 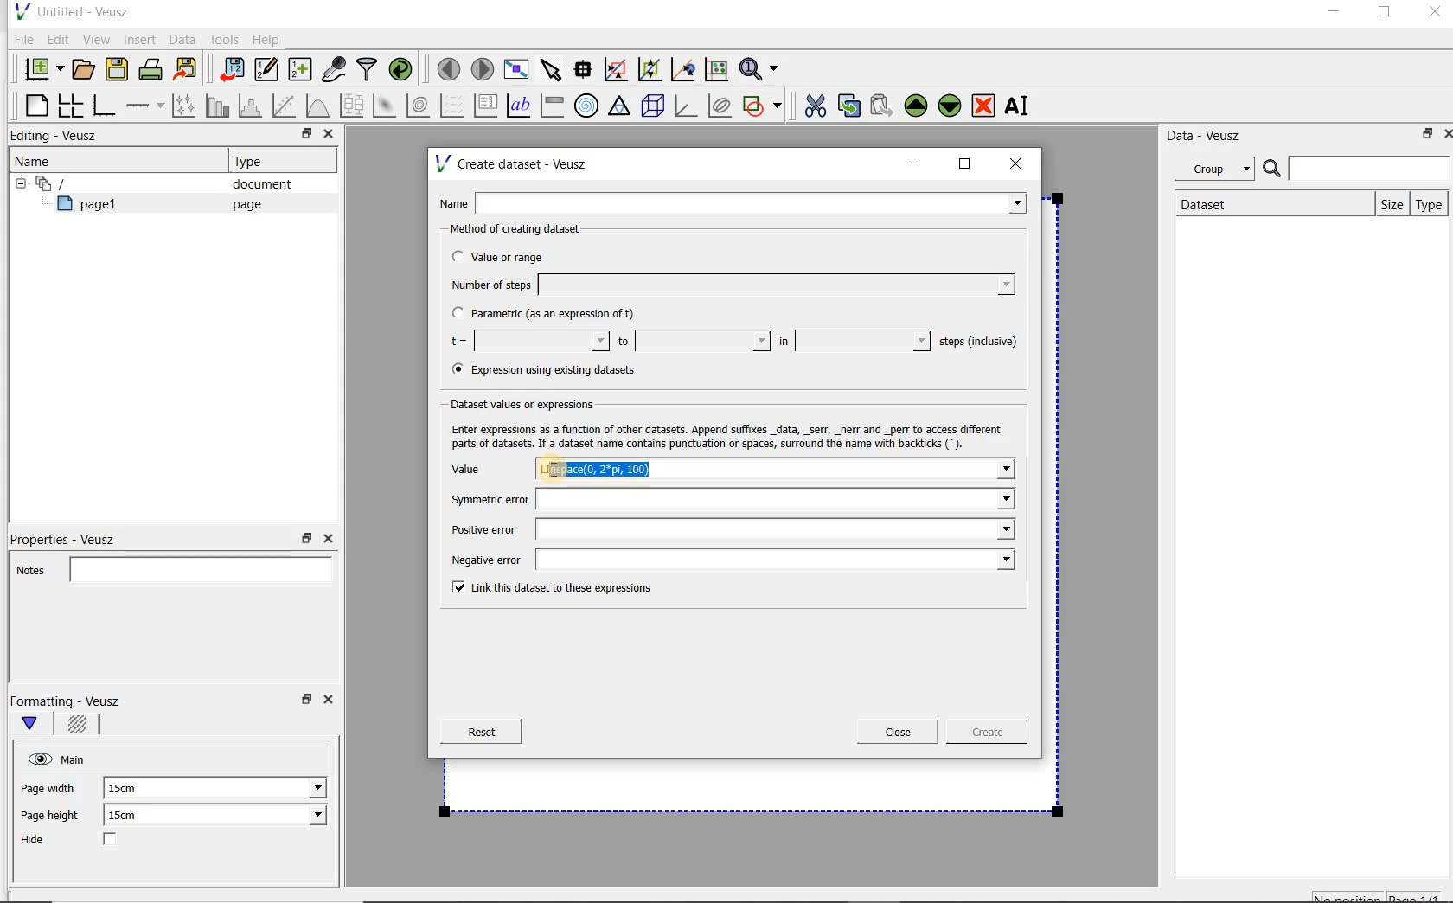 What do you see at coordinates (982, 734) in the screenshot?
I see `Create` at bounding box center [982, 734].